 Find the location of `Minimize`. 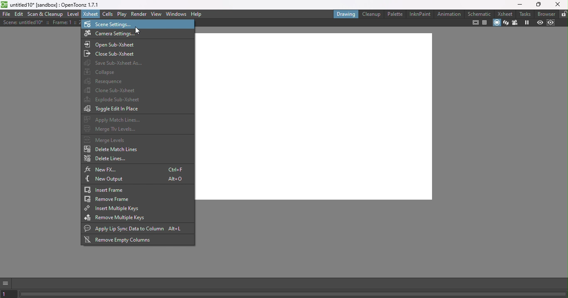

Minimize is located at coordinates (517, 5).